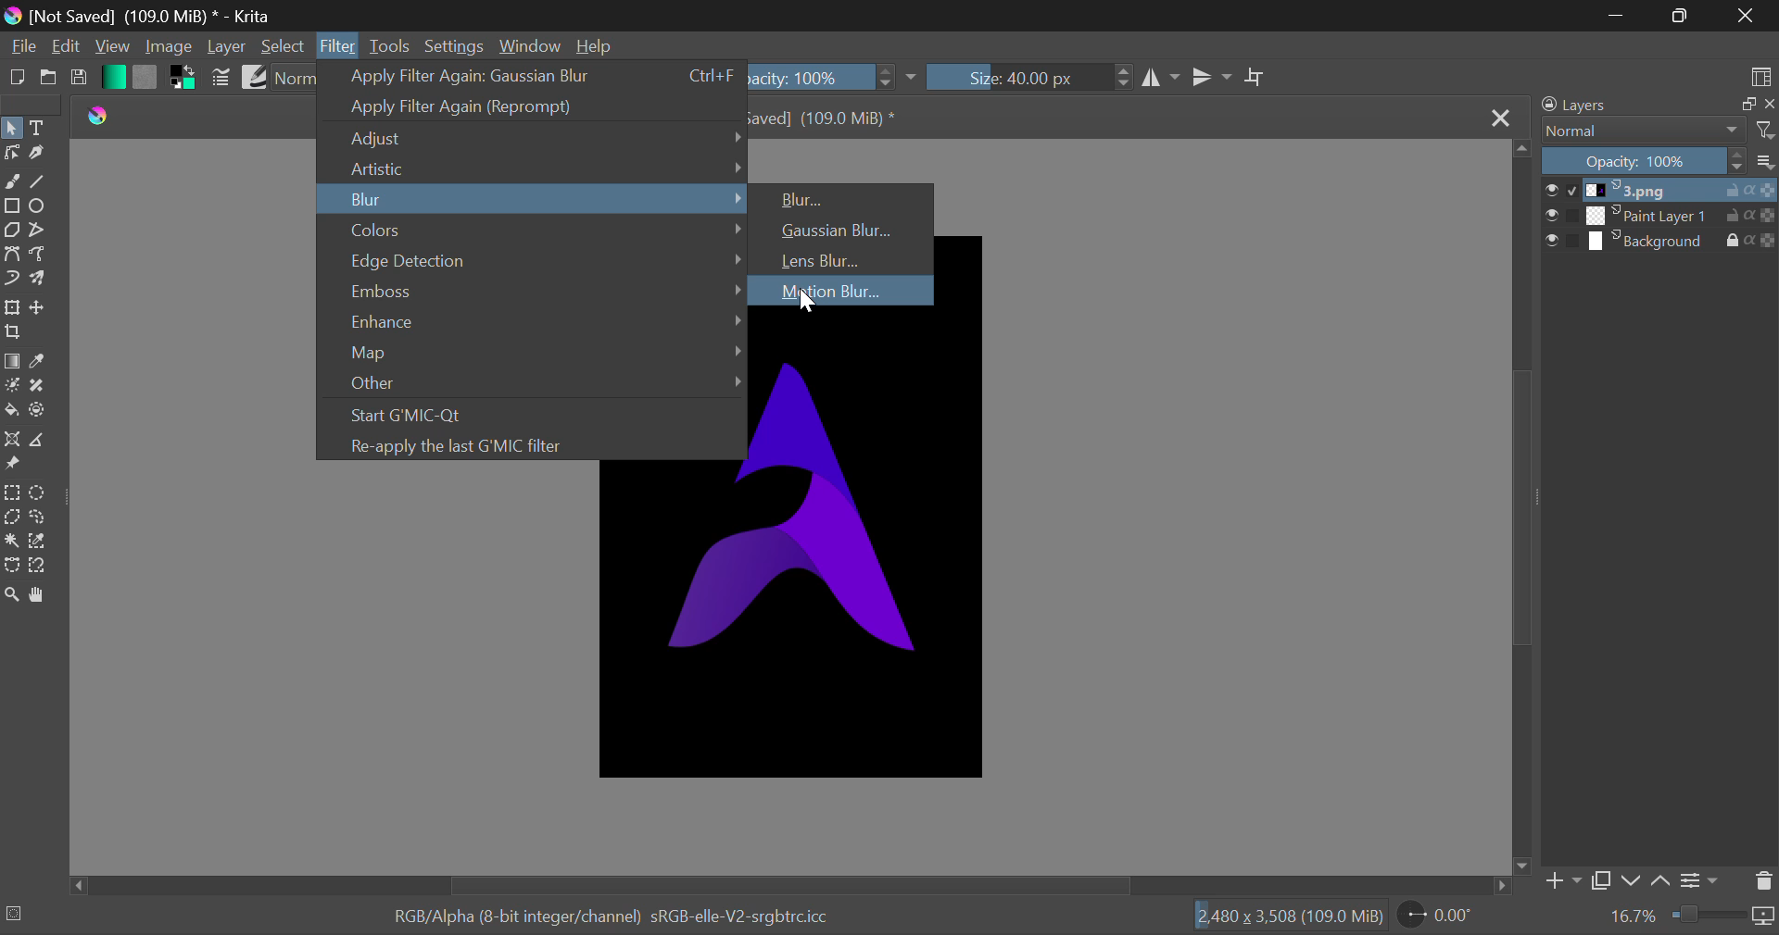  What do you see at coordinates (11, 361) in the screenshot?
I see `Gradient Fill` at bounding box center [11, 361].